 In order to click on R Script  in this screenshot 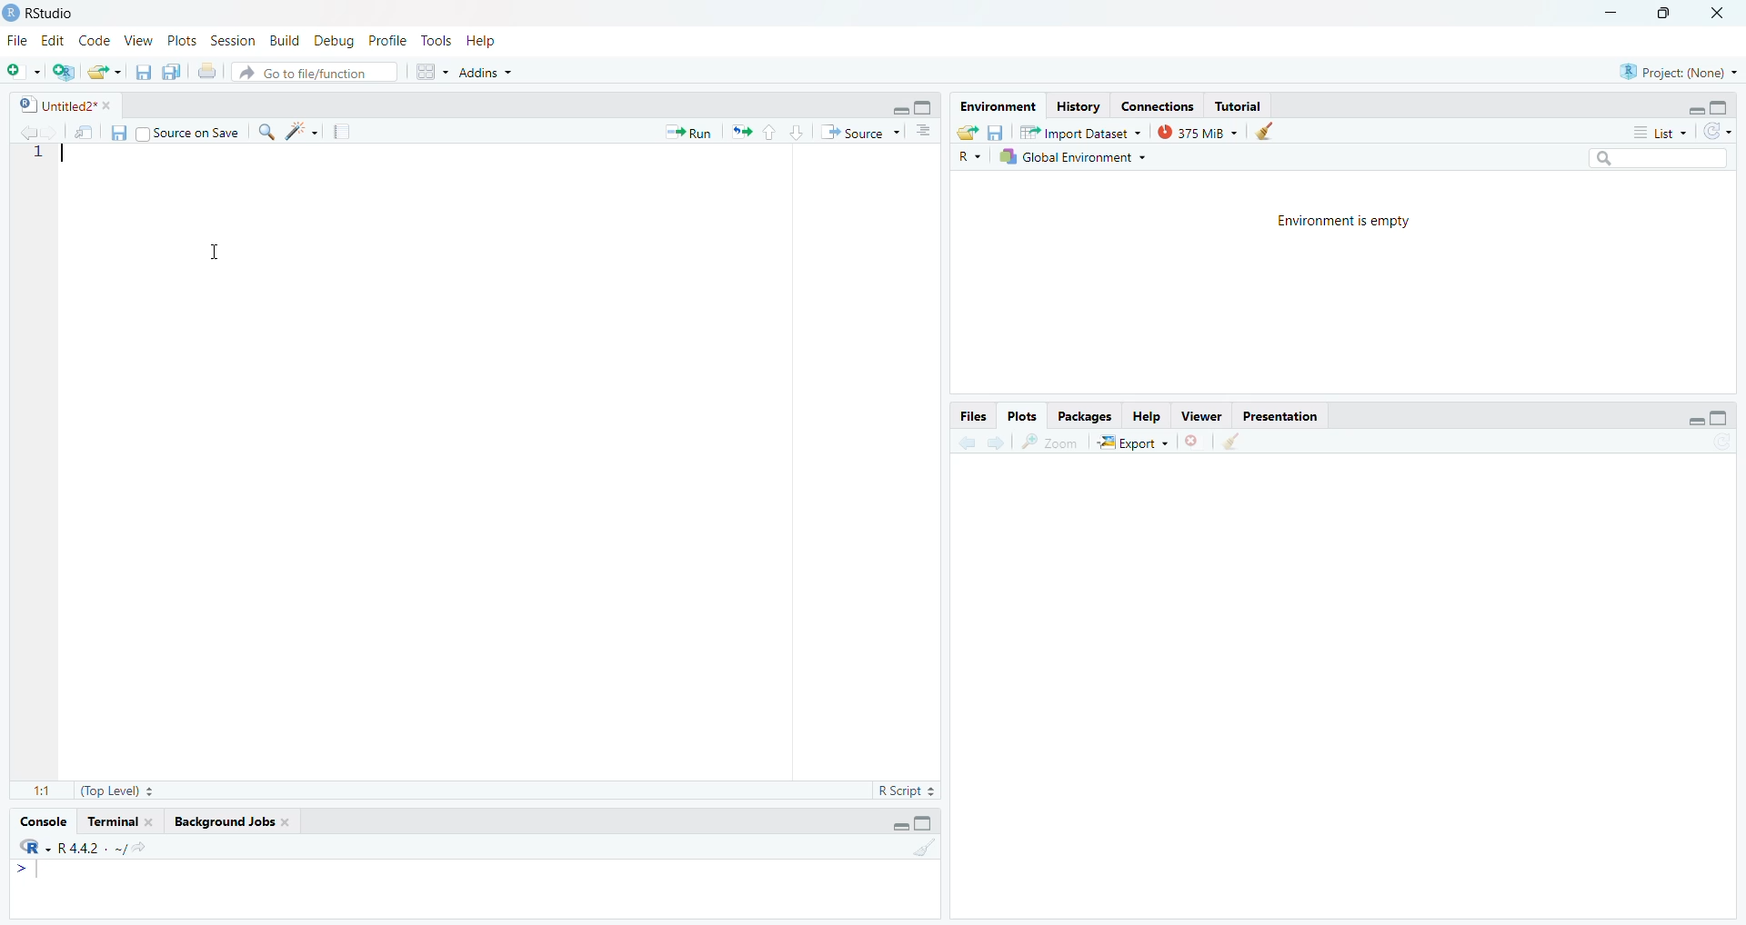, I will do `click(902, 791)`.